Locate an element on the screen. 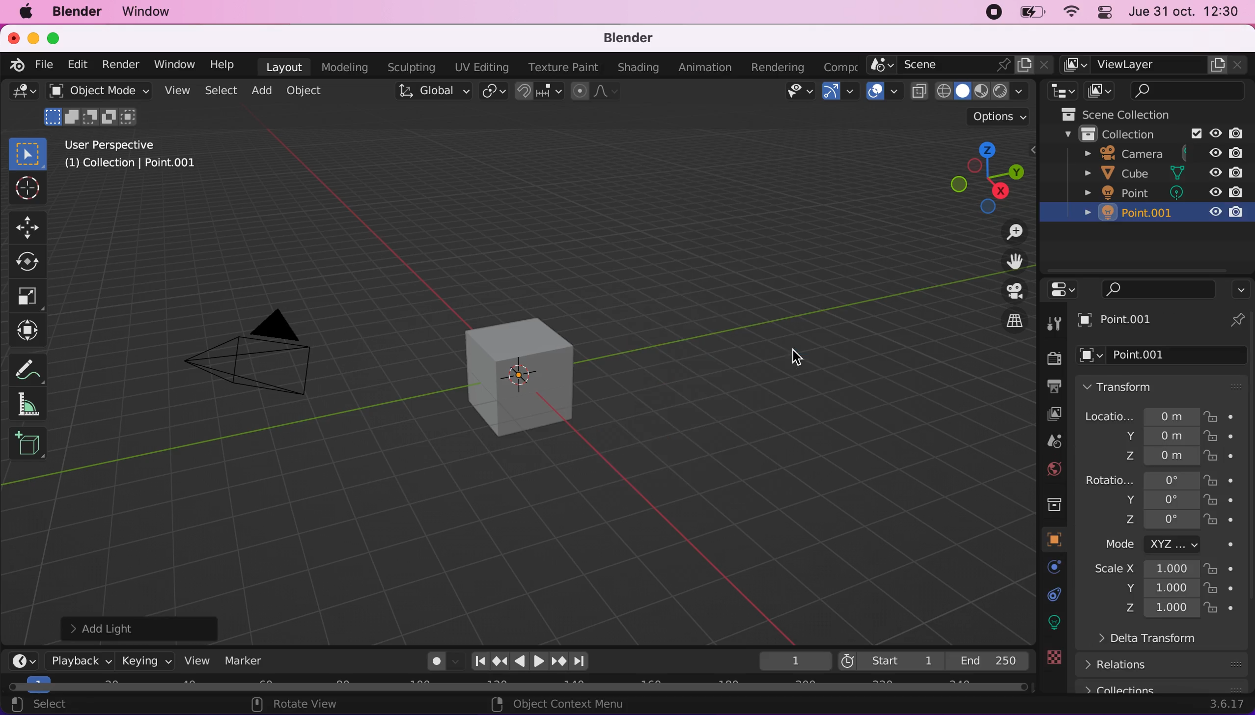  editor type is located at coordinates (23, 94).